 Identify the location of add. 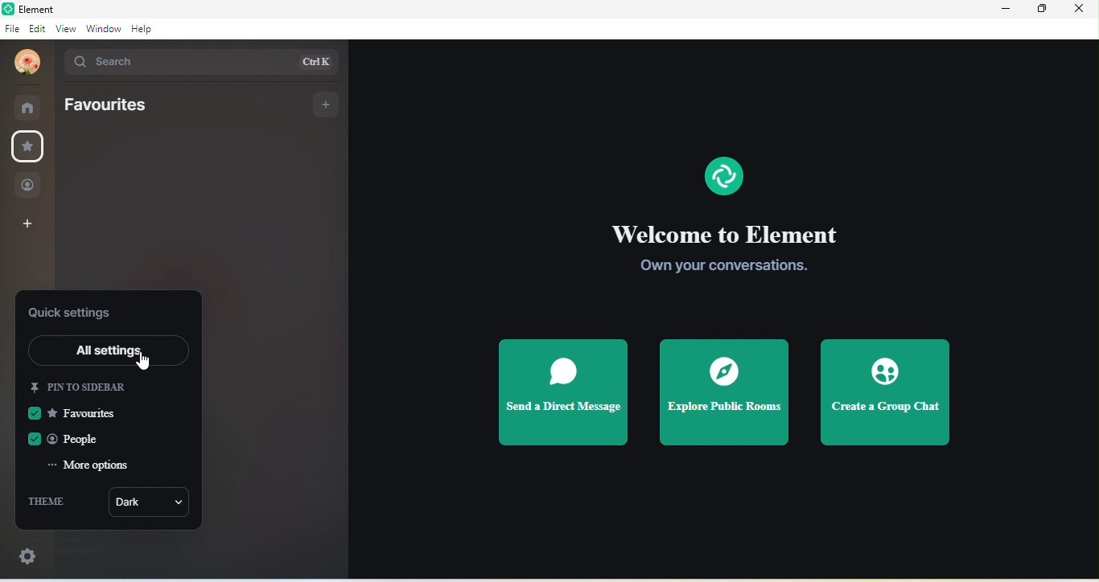
(329, 105).